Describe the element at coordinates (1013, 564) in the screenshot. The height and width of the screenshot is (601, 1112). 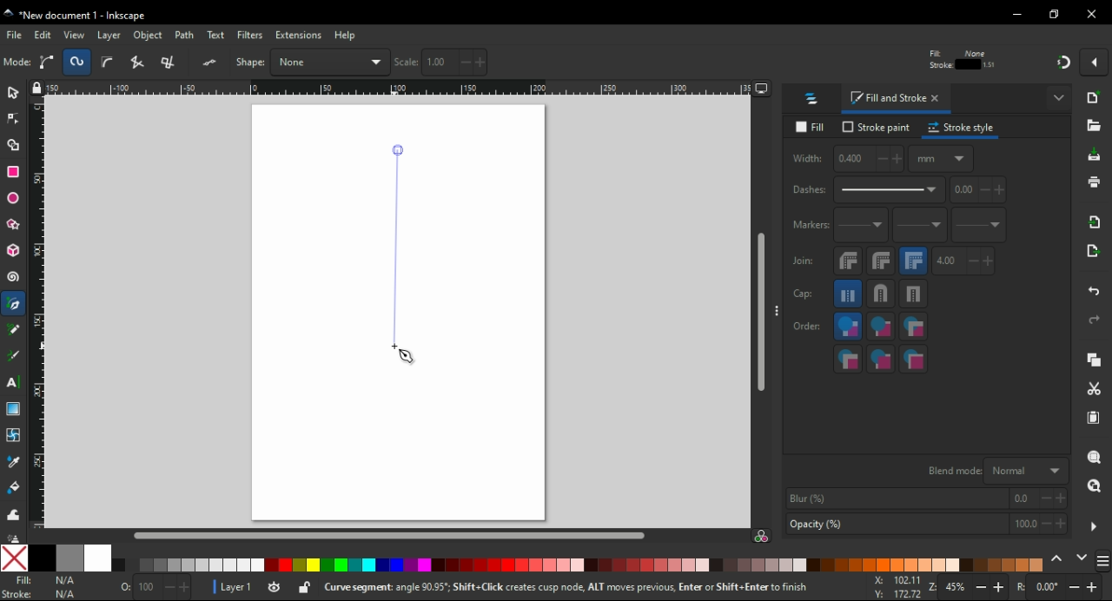
I see `color tone pallete` at that location.